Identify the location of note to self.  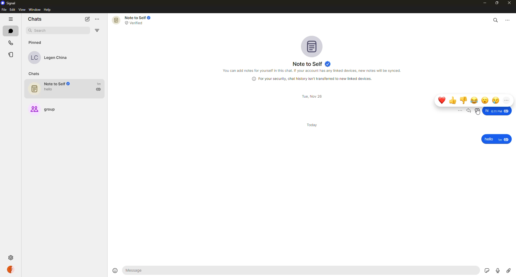
(133, 20).